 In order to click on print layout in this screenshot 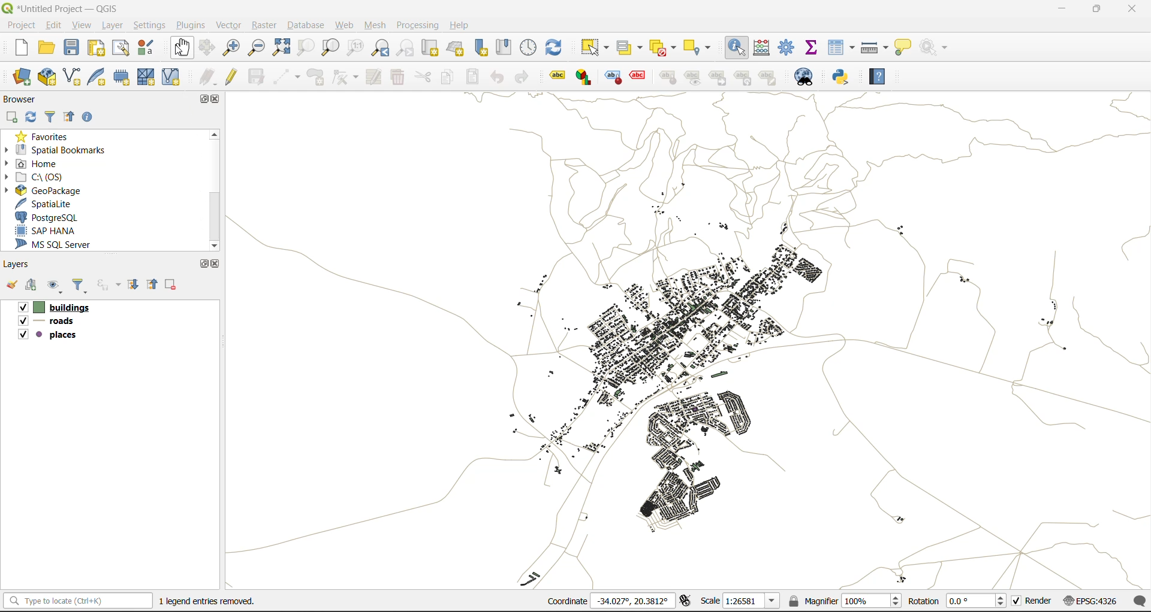, I will do `click(94, 48)`.